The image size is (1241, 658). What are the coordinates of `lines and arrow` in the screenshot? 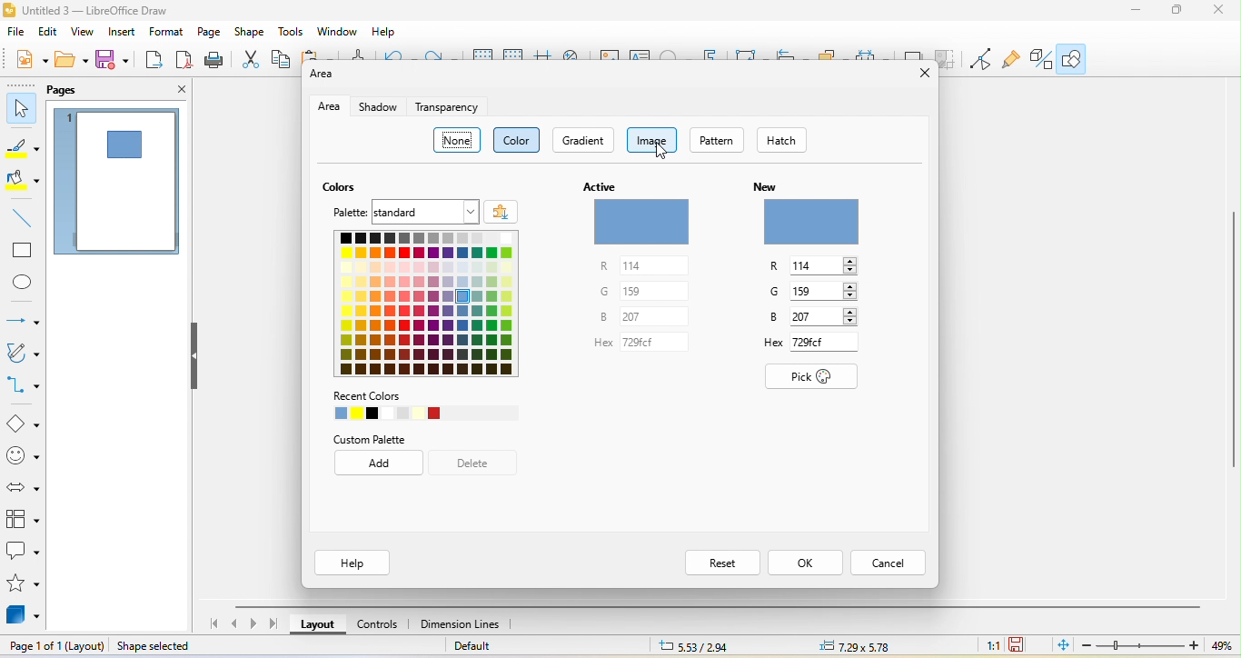 It's located at (23, 316).